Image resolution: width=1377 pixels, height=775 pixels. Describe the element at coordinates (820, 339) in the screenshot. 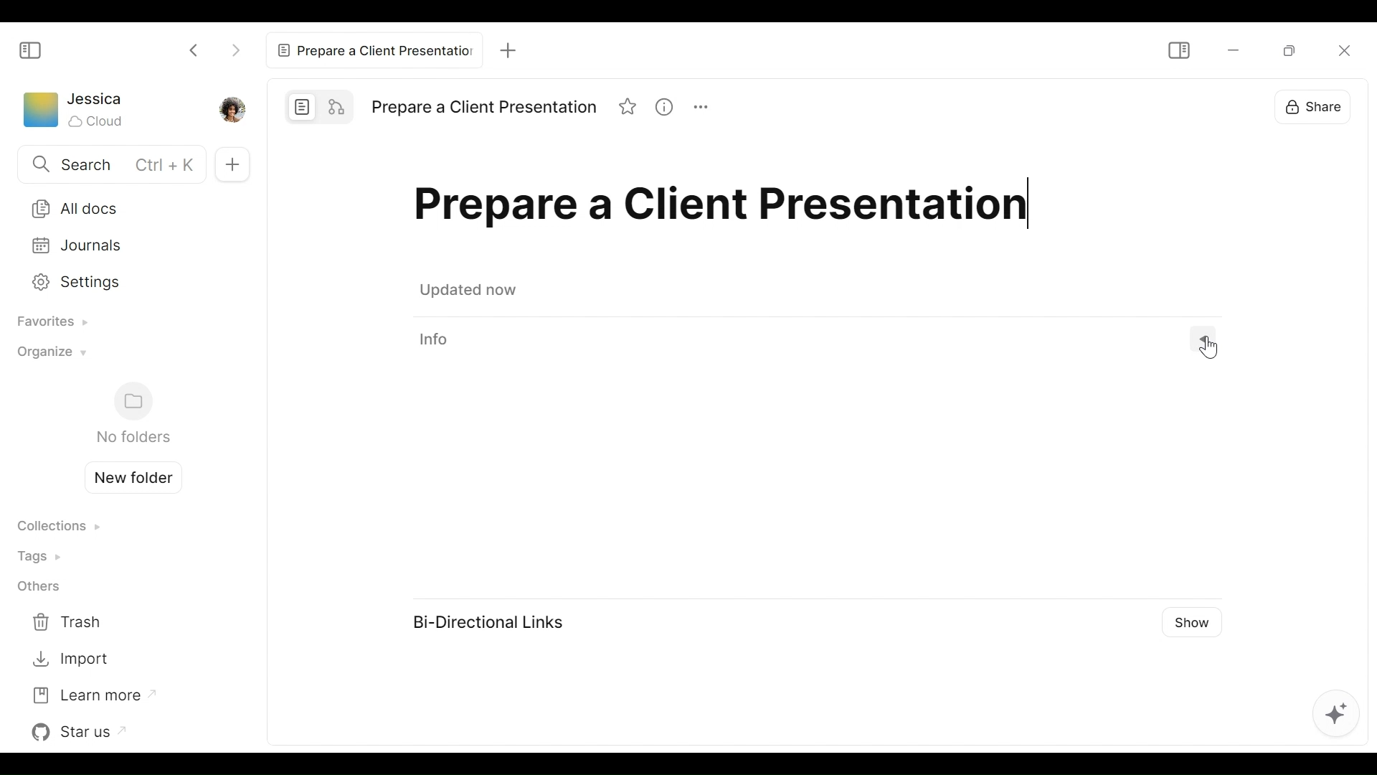

I see `View Information` at that location.